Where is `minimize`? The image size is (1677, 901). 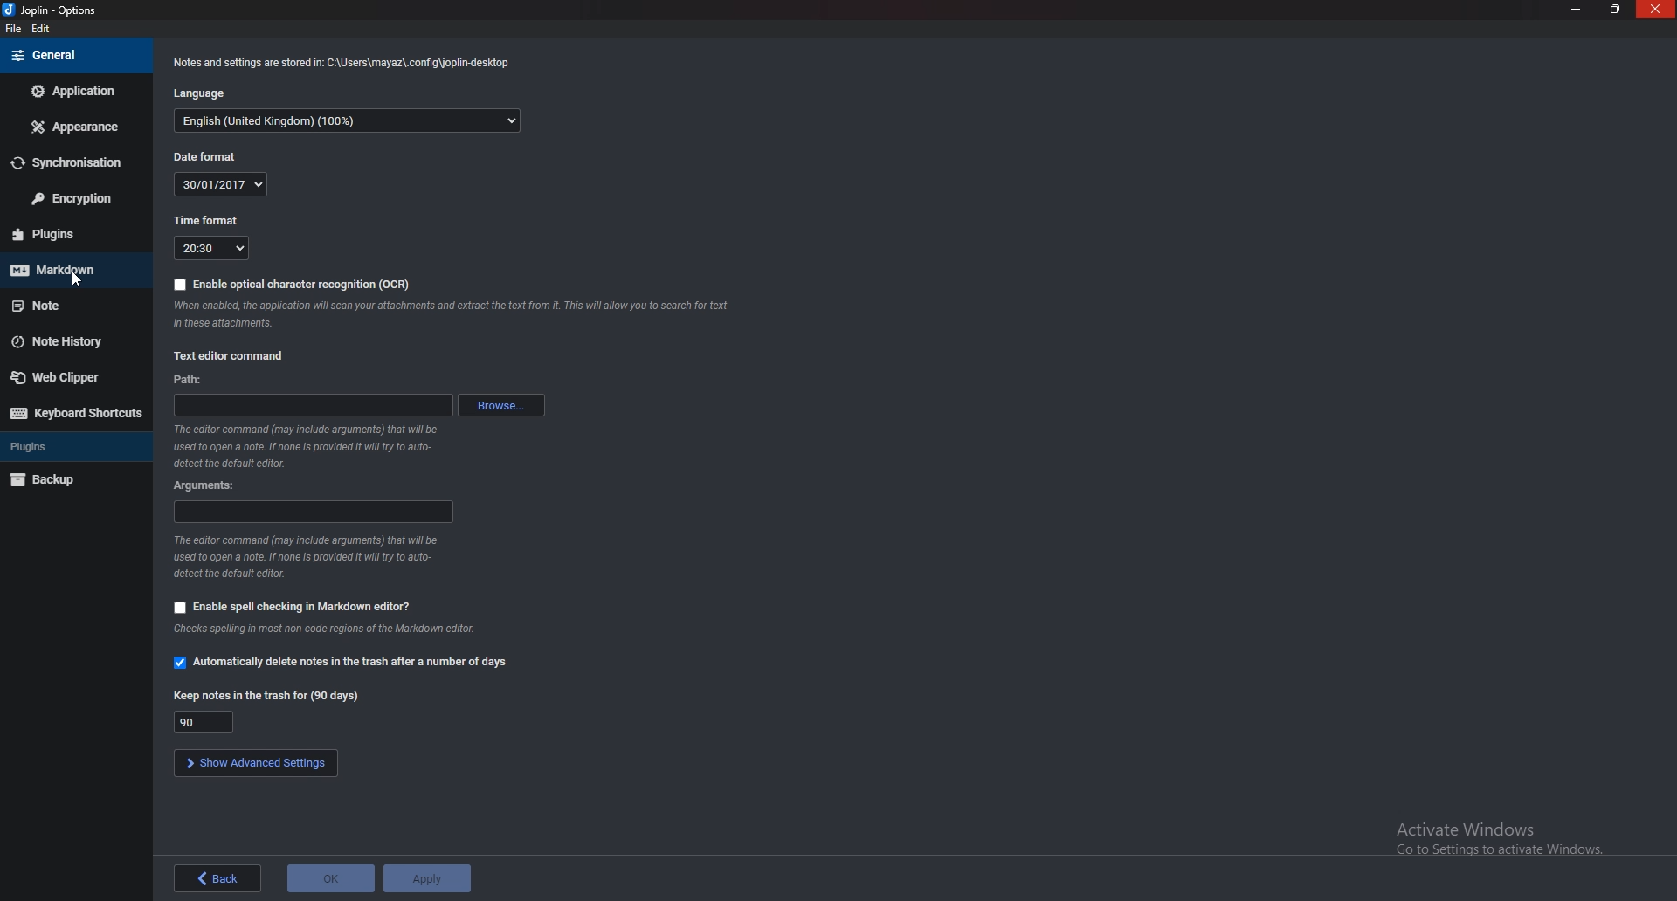 minimize is located at coordinates (1579, 10).